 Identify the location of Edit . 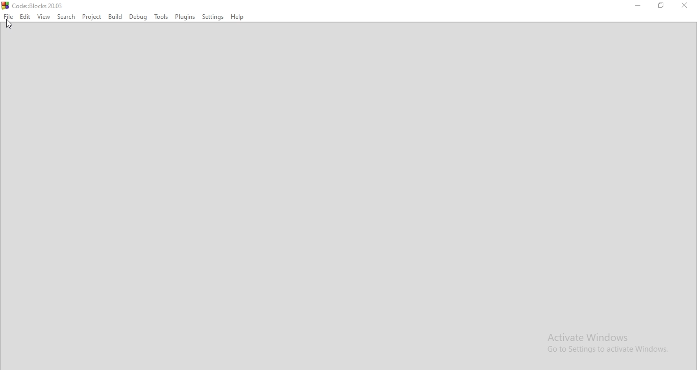
(26, 15).